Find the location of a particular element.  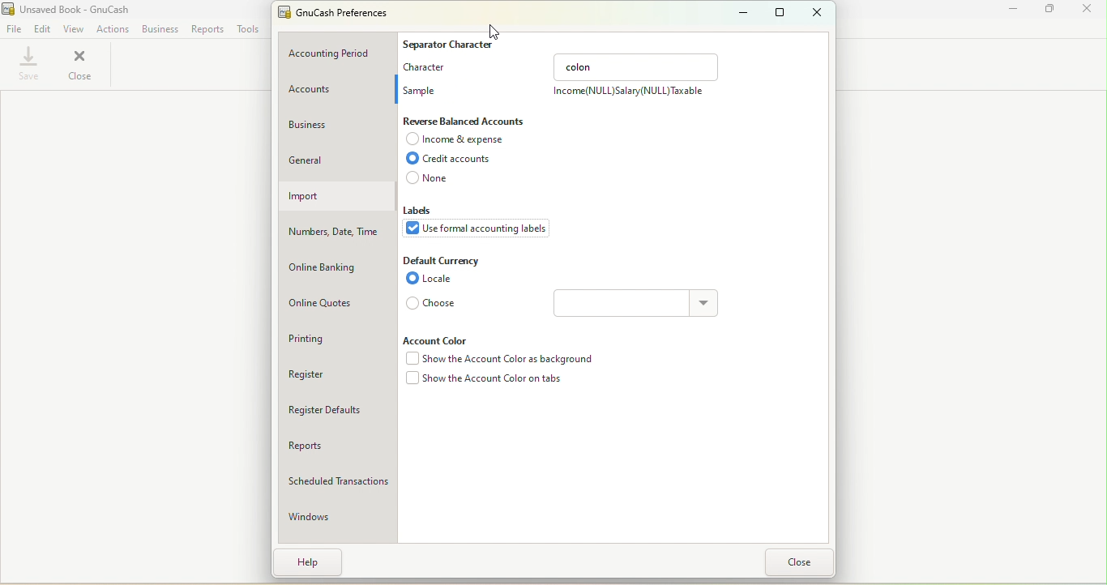

Sample is located at coordinates (422, 88).